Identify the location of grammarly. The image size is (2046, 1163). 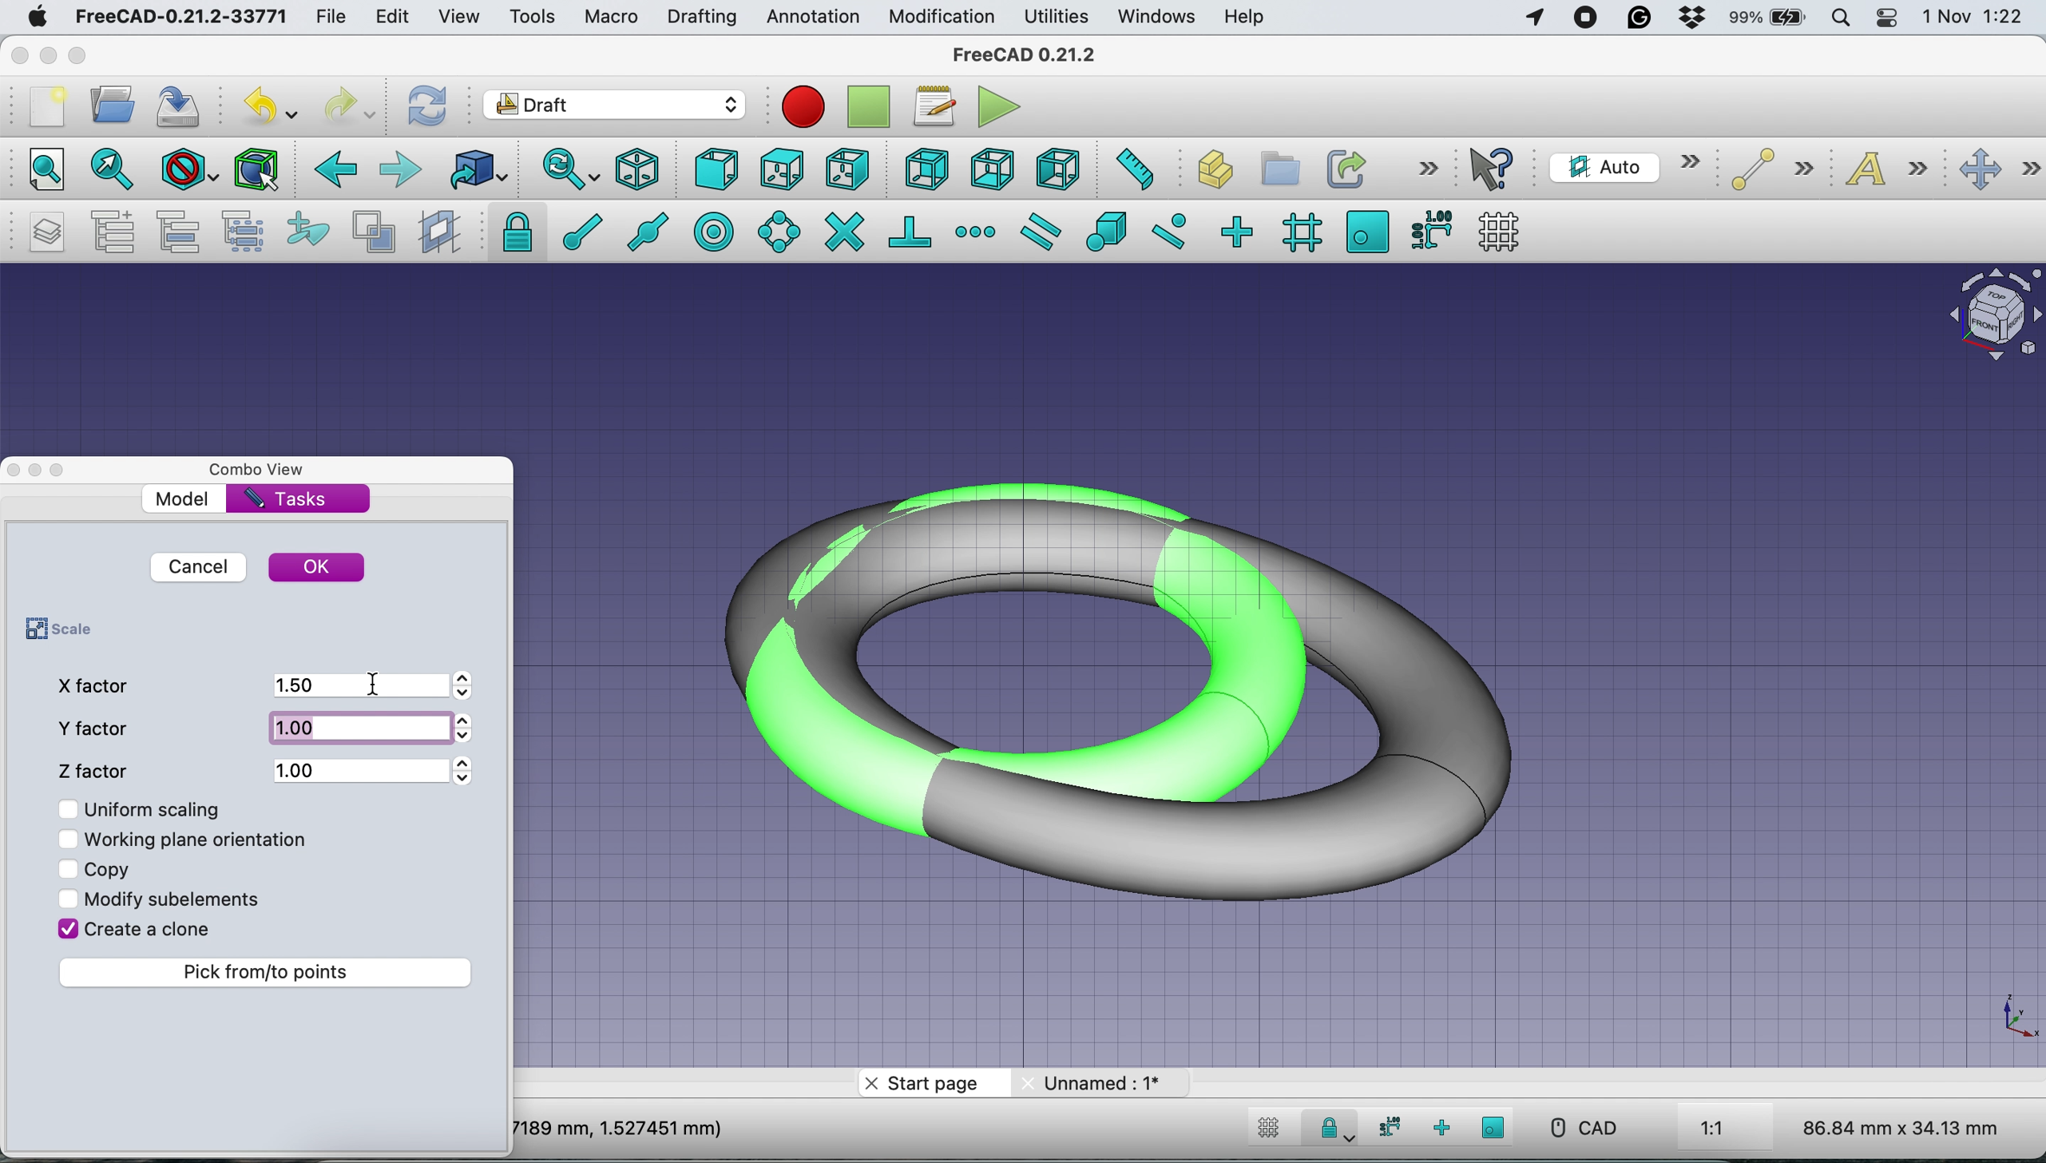
(1637, 17).